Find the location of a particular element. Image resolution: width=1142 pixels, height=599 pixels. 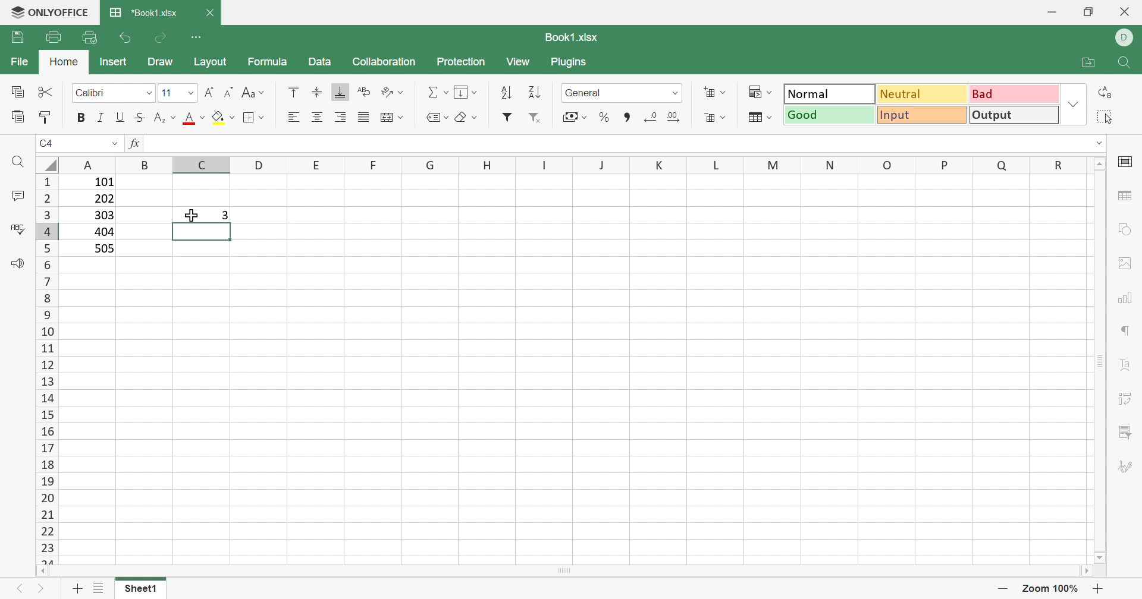

Summation is located at coordinates (437, 89).